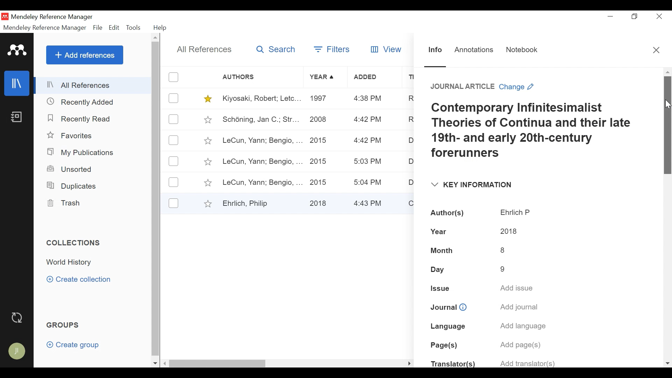  Describe the element at coordinates (16, 351) in the screenshot. I see `Avatar` at that location.